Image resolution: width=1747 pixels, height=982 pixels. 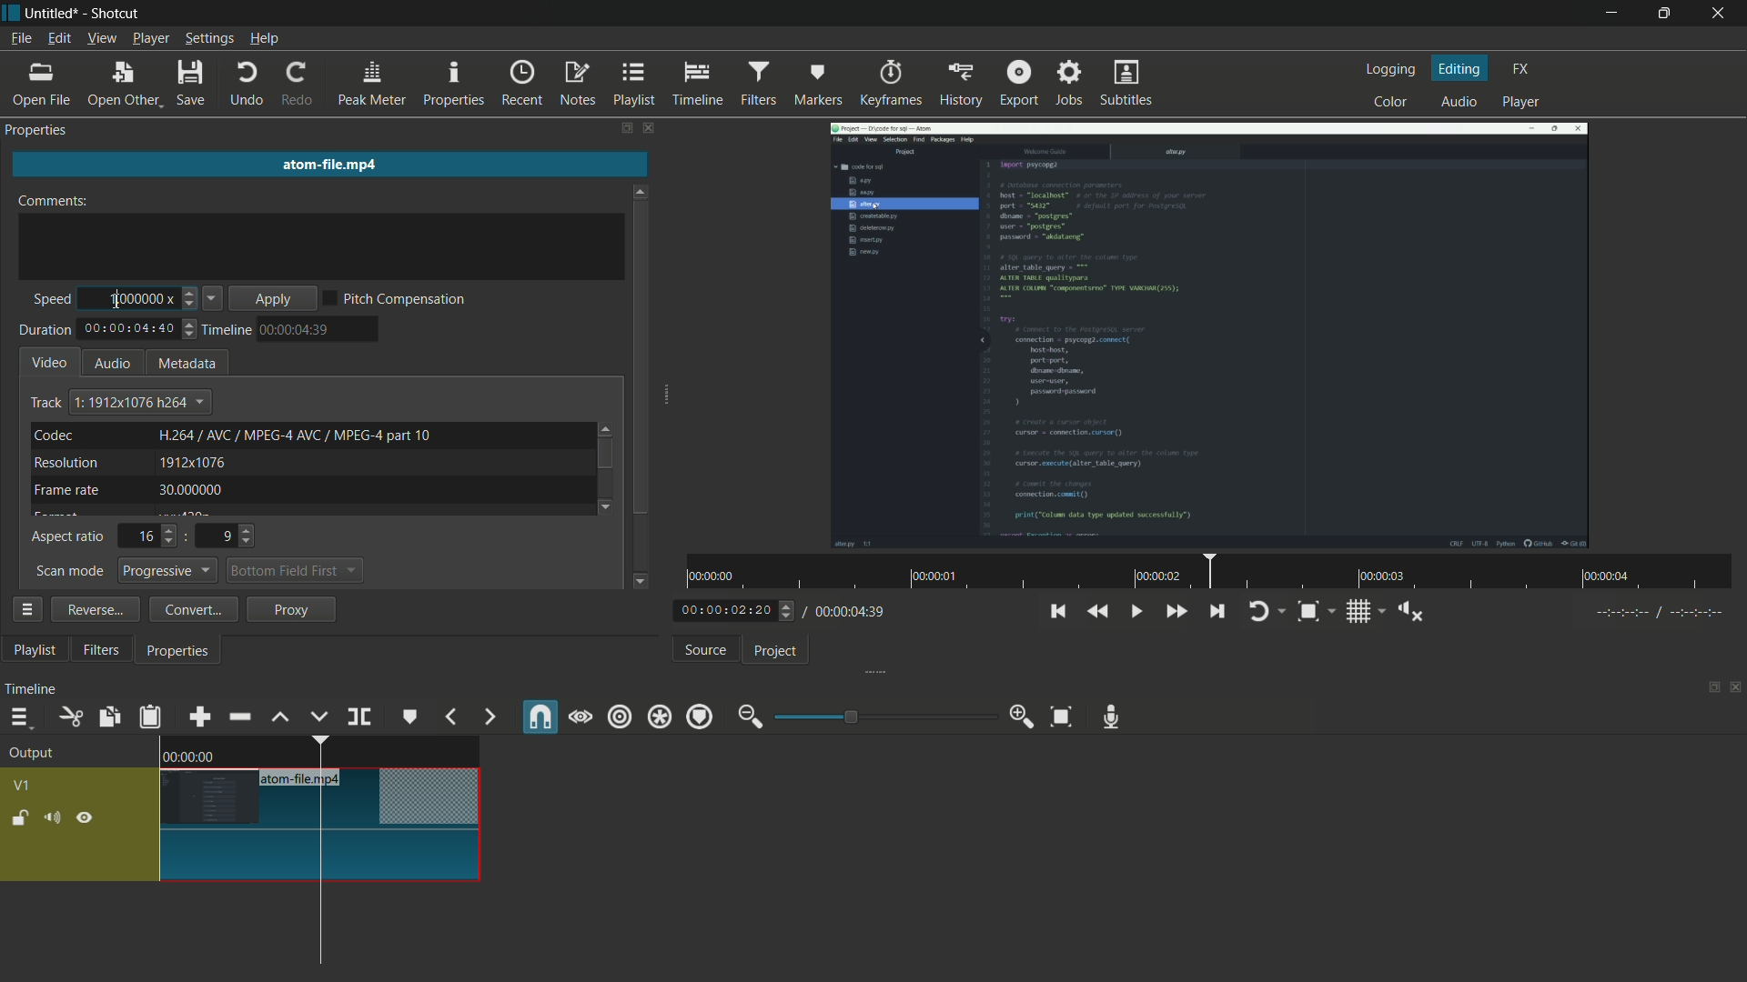 I want to click on player, so click(x=1526, y=103).